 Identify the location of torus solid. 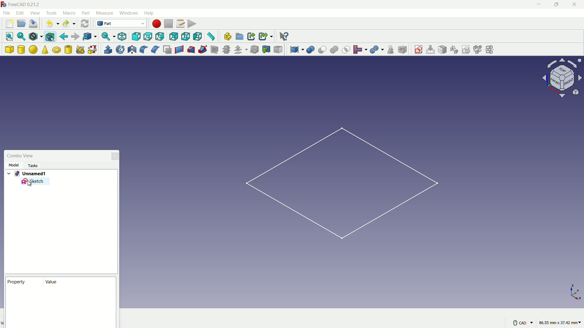
(57, 50).